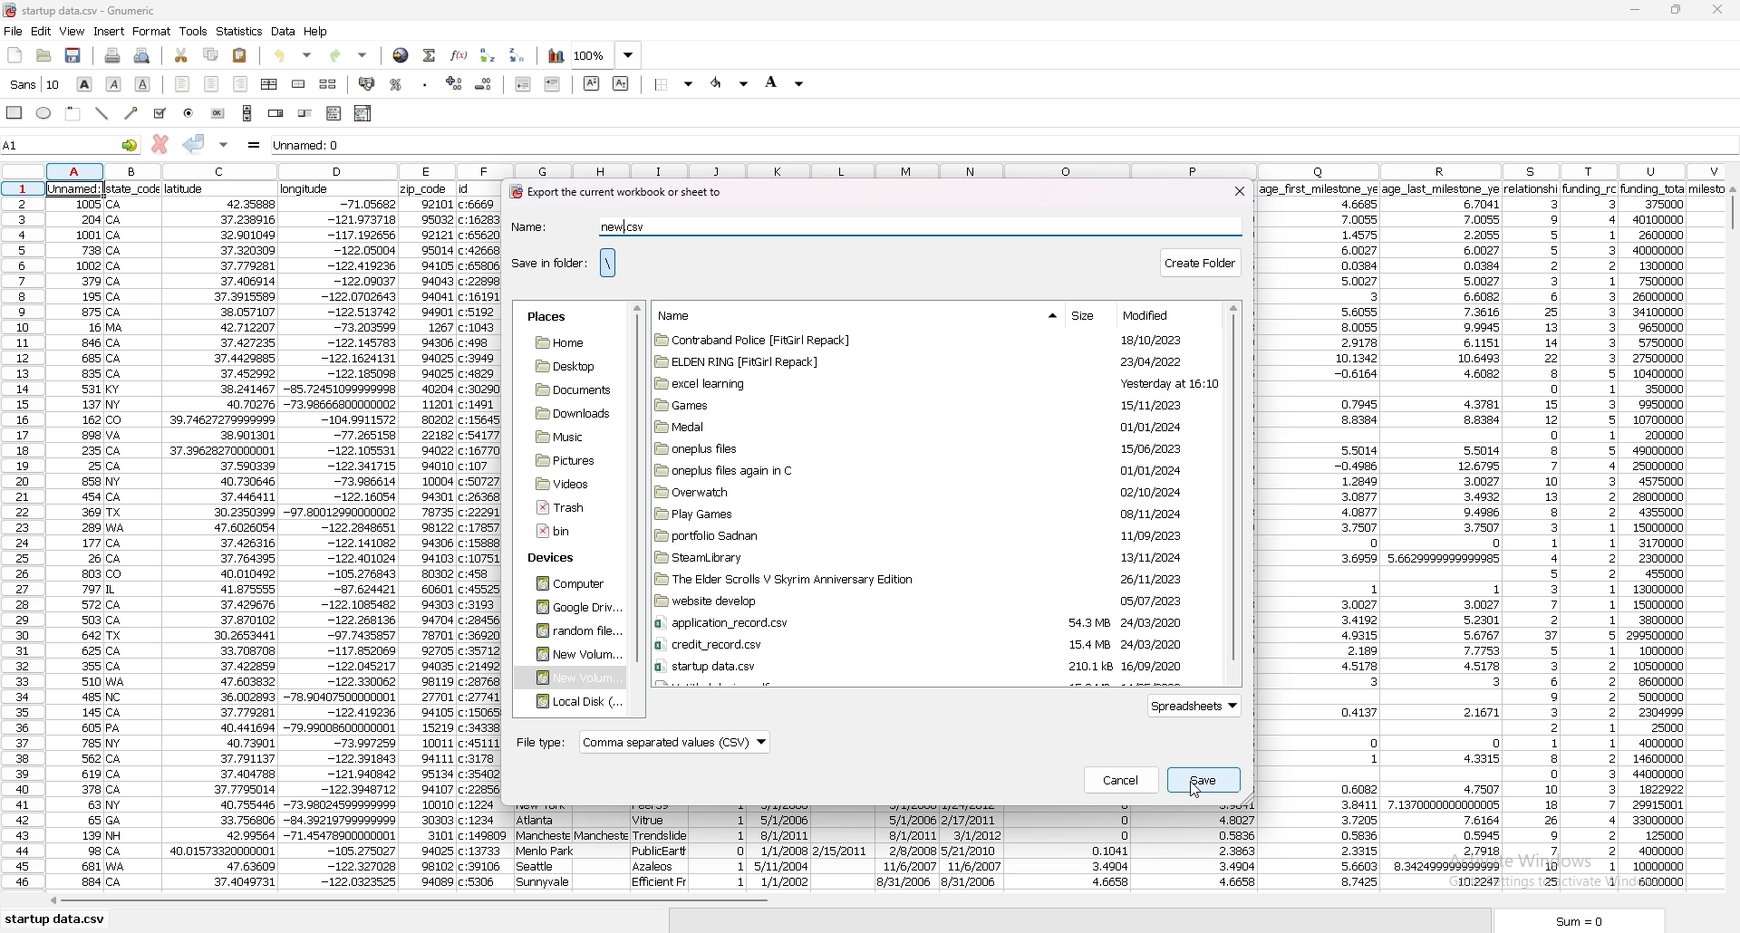 This screenshot has width=1740, height=933. I want to click on save, so click(1204, 780).